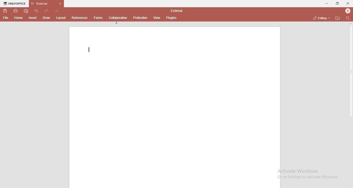  I want to click on find, so click(348, 18).